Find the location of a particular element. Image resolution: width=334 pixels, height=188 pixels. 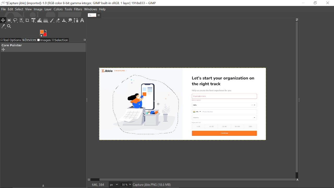

Add is located at coordinates (3, 50).